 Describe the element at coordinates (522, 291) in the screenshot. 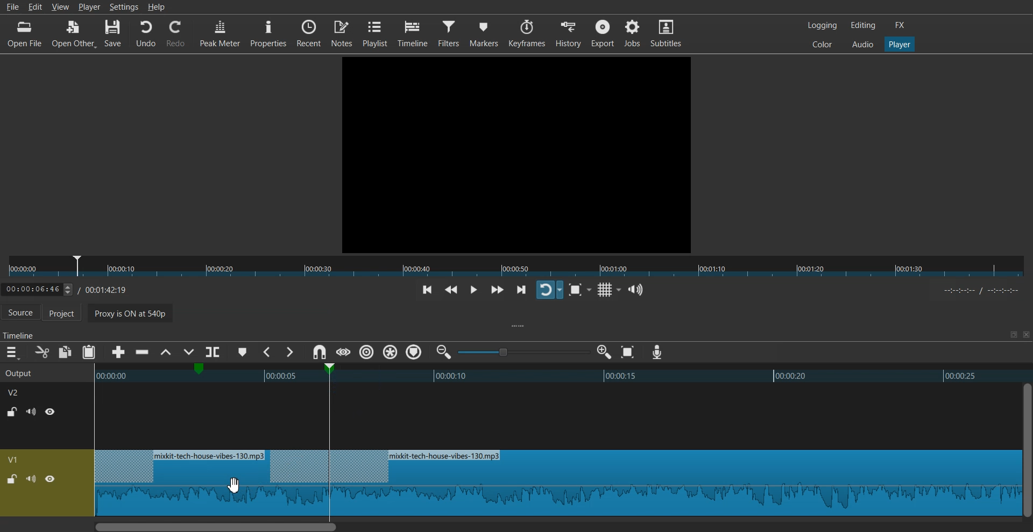

I see `Skip to next point` at that location.